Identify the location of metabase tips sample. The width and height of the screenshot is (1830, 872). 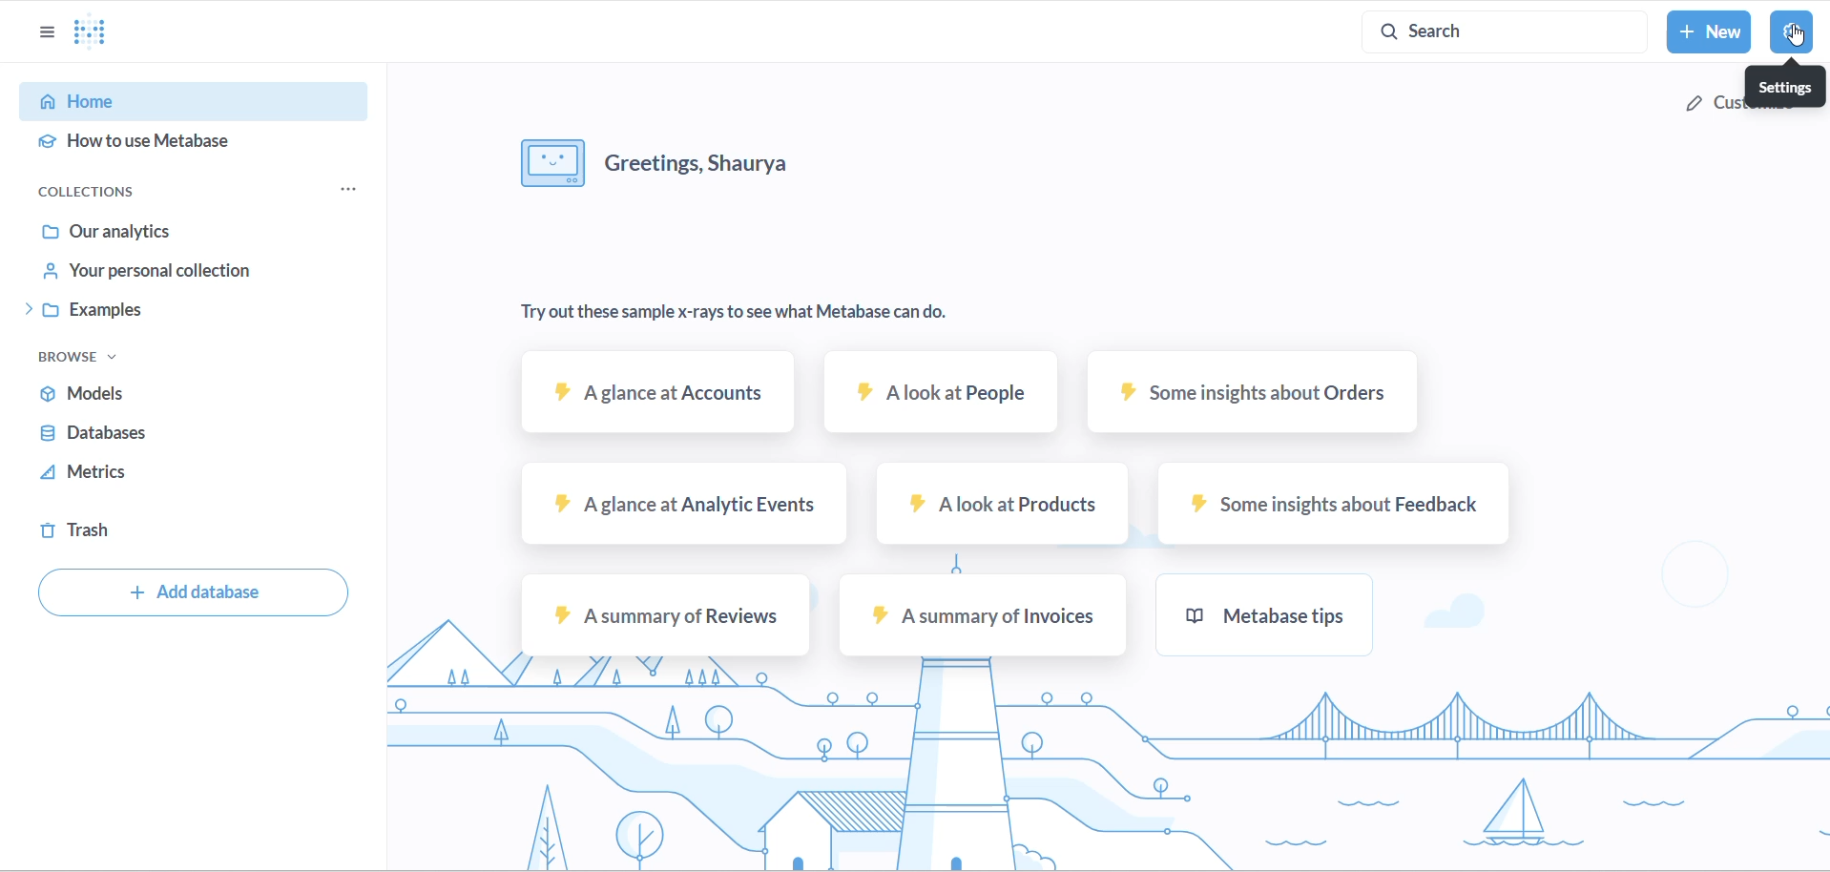
(1262, 612).